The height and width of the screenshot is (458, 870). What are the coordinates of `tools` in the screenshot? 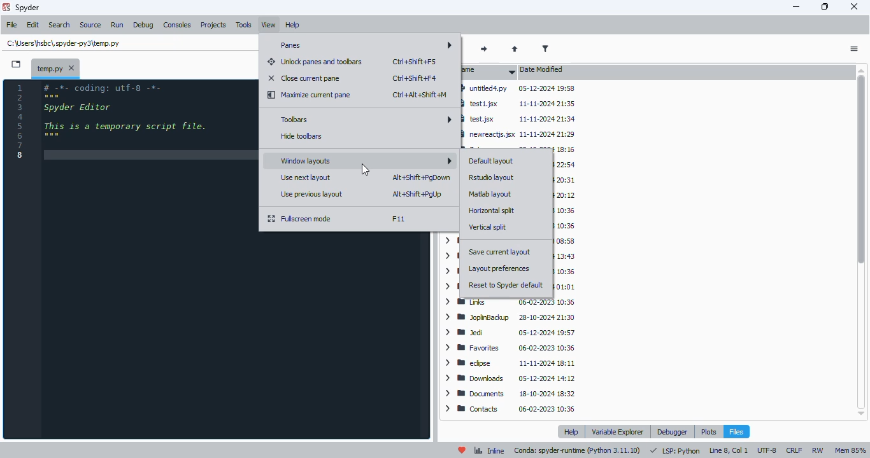 It's located at (244, 25).